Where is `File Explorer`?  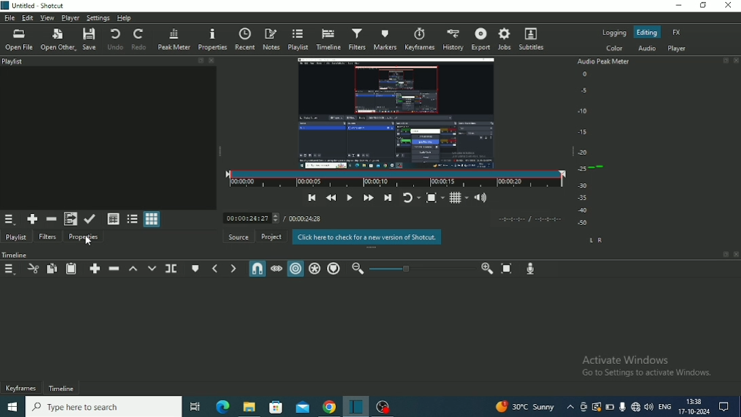
File Explorer is located at coordinates (249, 407).